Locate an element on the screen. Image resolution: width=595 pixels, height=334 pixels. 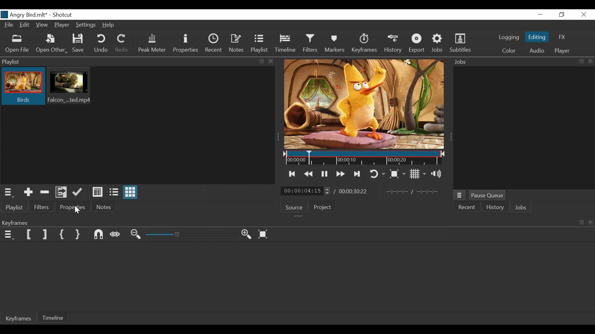
Markers is located at coordinates (336, 44).